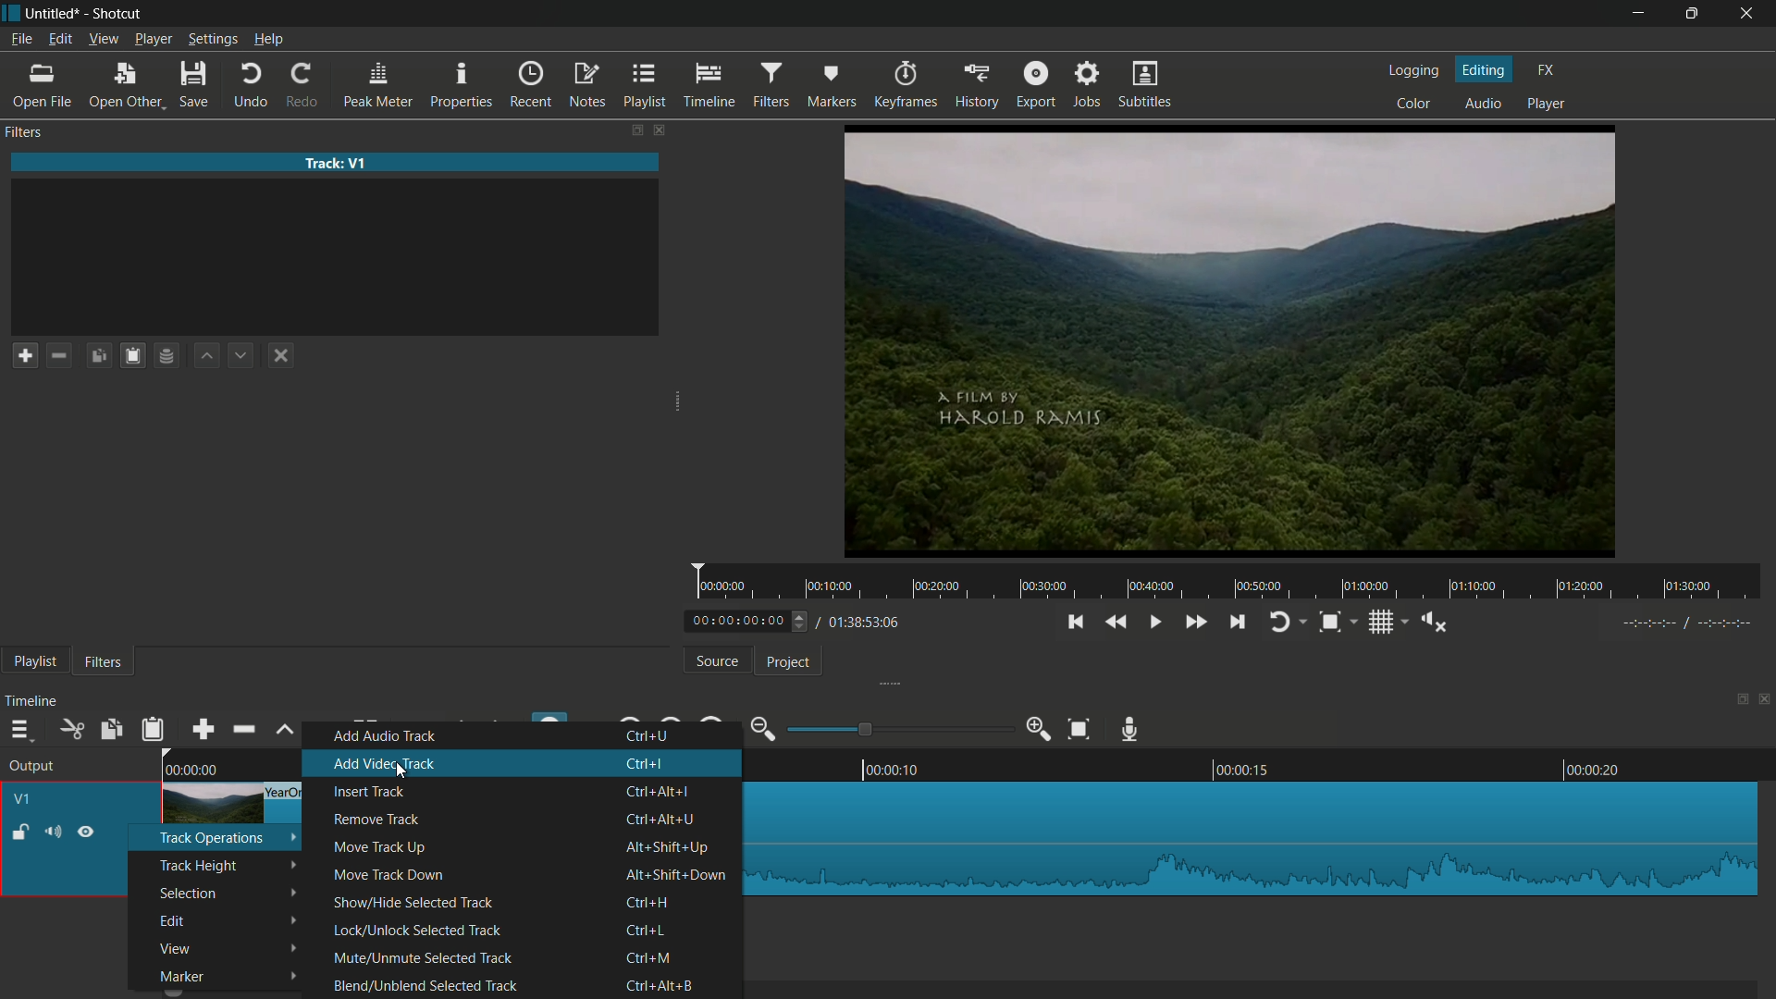 This screenshot has width=1776, height=999. I want to click on zoom out, so click(761, 729).